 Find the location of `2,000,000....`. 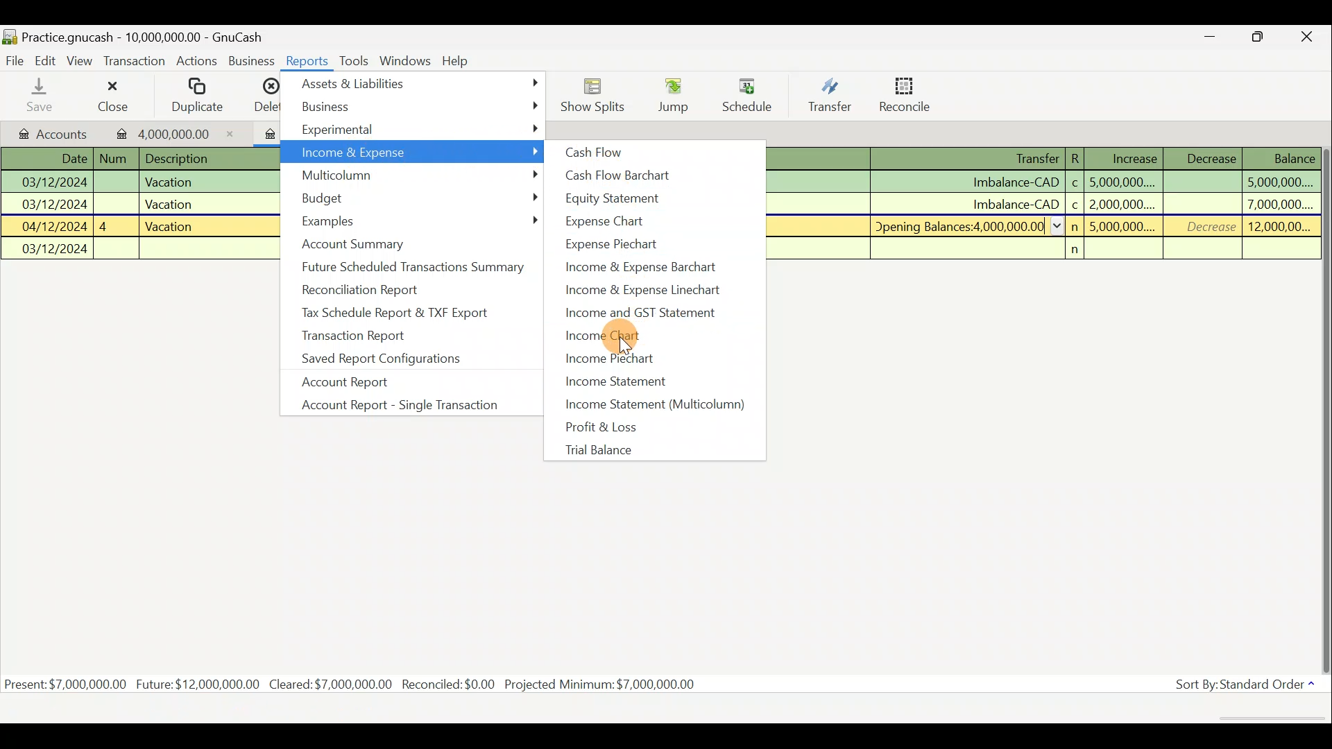

2,000,000.... is located at coordinates (1123, 204).